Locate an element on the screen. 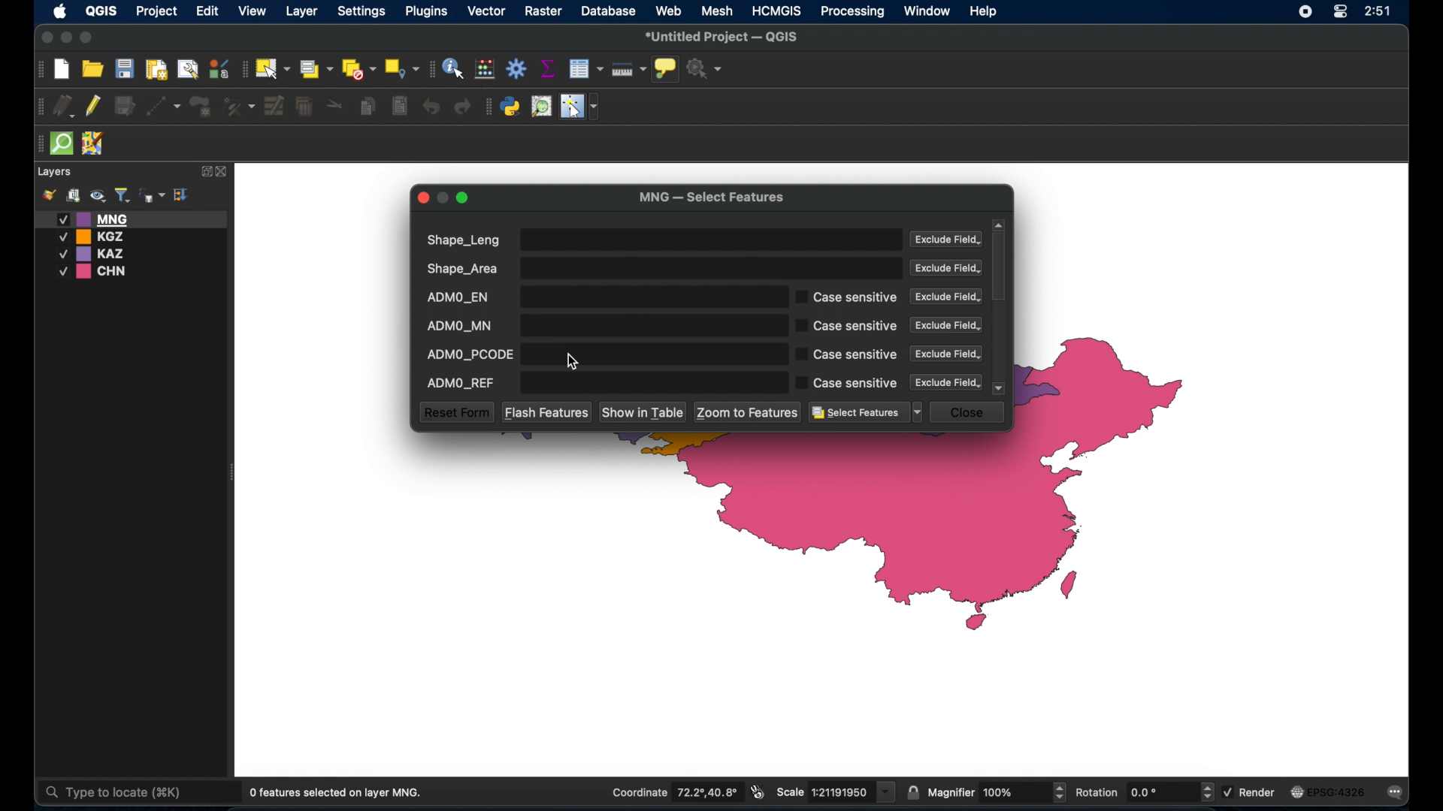 The height and width of the screenshot is (811, 1443). redo is located at coordinates (464, 107).